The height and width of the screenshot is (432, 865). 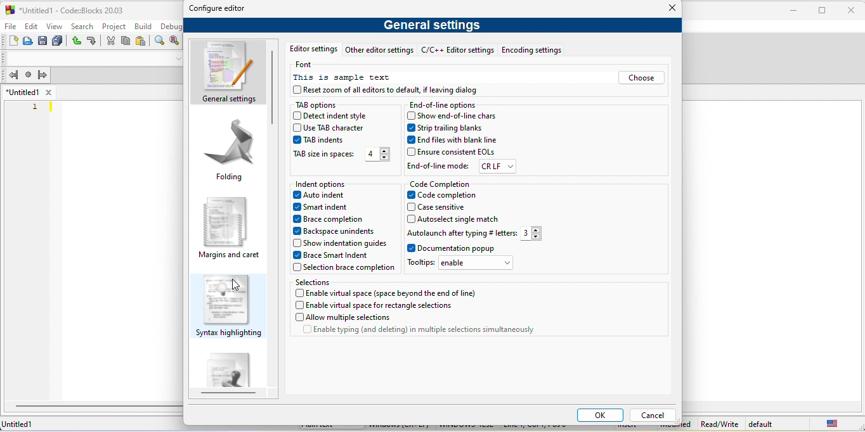 I want to click on general settings, so click(x=228, y=73).